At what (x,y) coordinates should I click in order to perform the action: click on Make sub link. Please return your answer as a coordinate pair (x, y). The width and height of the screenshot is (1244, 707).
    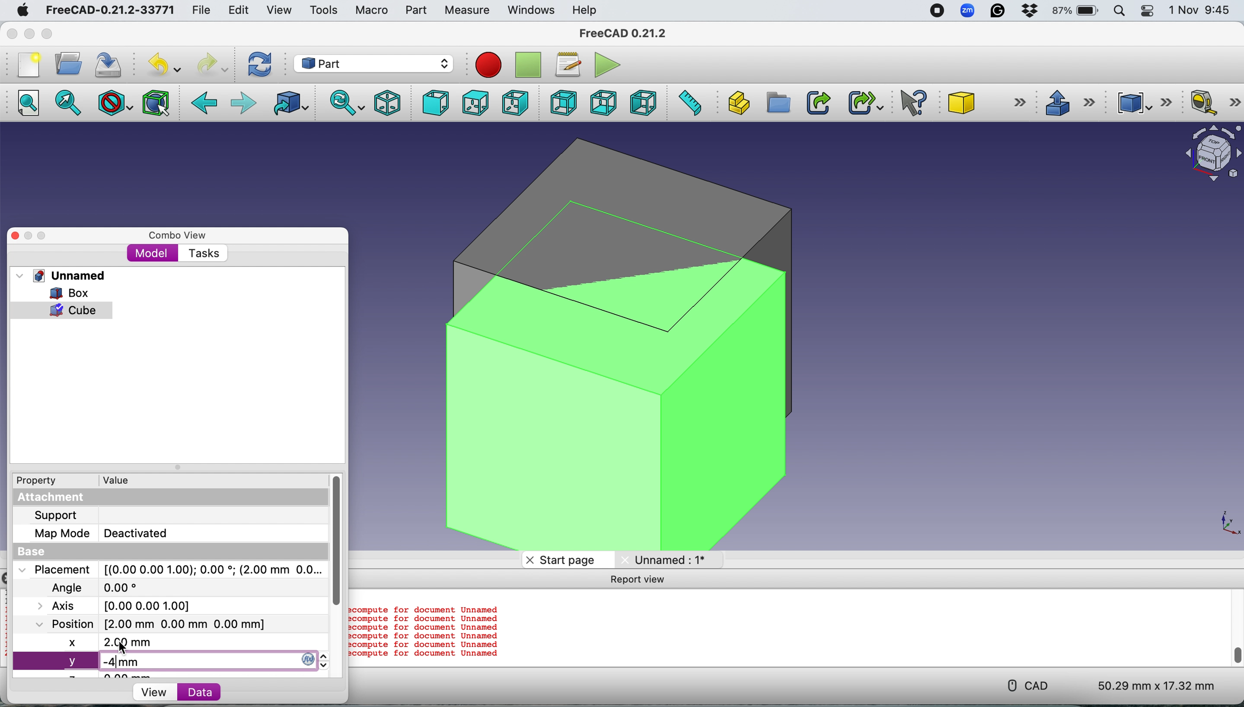
    Looking at the image, I should click on (861, 101).